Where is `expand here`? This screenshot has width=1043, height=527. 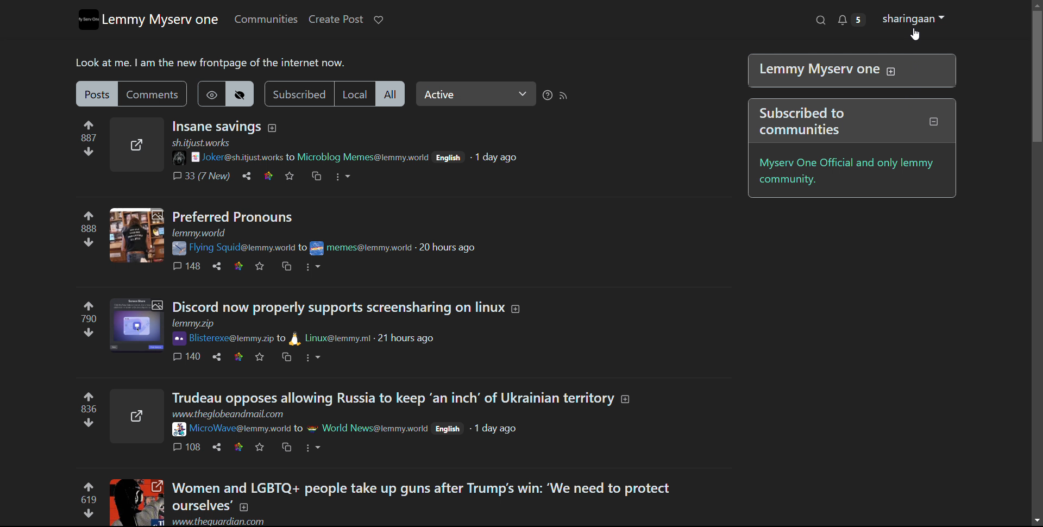 expand here is located at coordinates (136, 502).